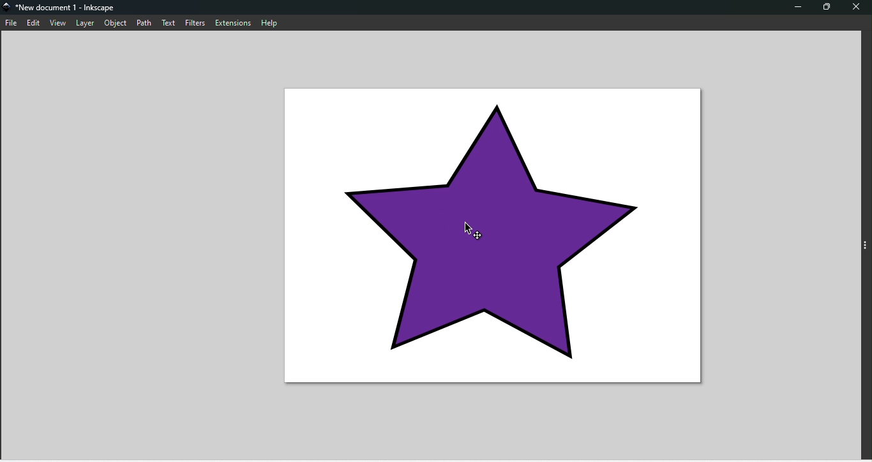  Describe the element at coordinates (145, 23) in the screenshot. I see `Path` at that location.